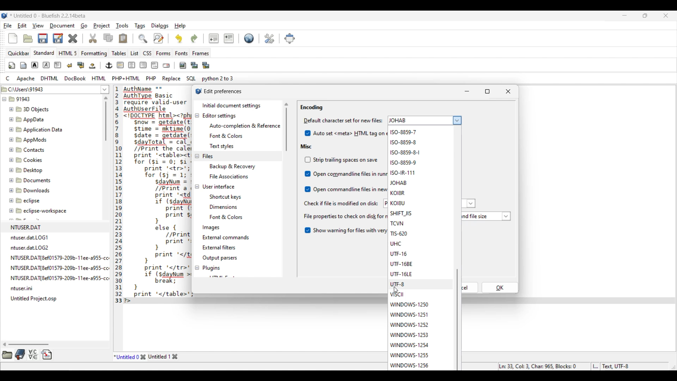 The image size is (677, 381). I want to click on External filters, so click(220, 247).